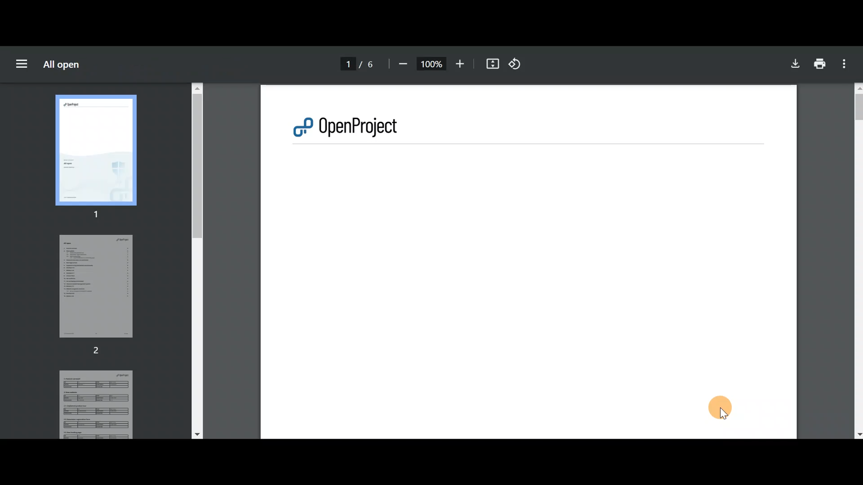 The image size is (863, 485). What do you see at coordinates (24, 66) in the screenshot?
I see `Menu` at bounding box center [24, 66].